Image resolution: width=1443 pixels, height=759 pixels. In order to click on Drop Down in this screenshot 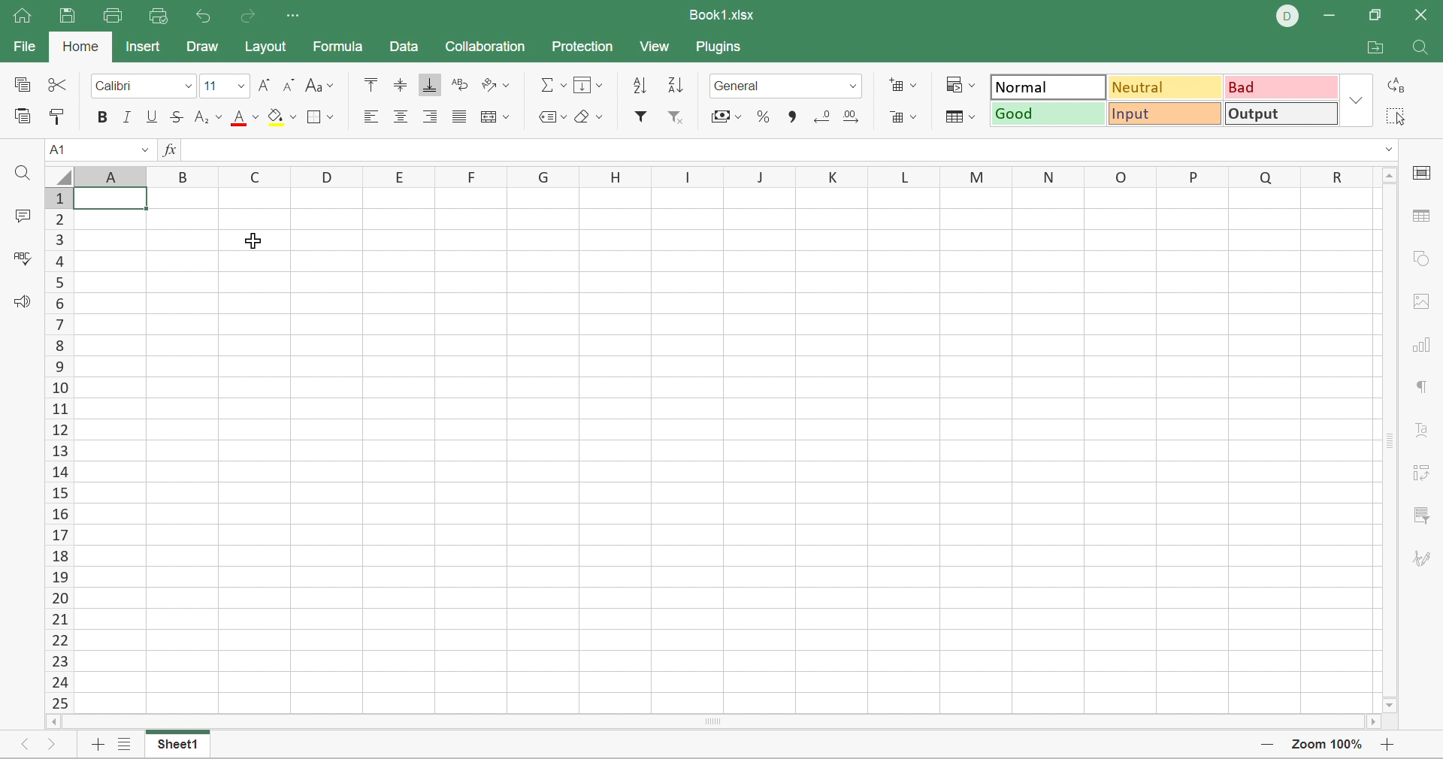, I will do `click(855, 86)`.